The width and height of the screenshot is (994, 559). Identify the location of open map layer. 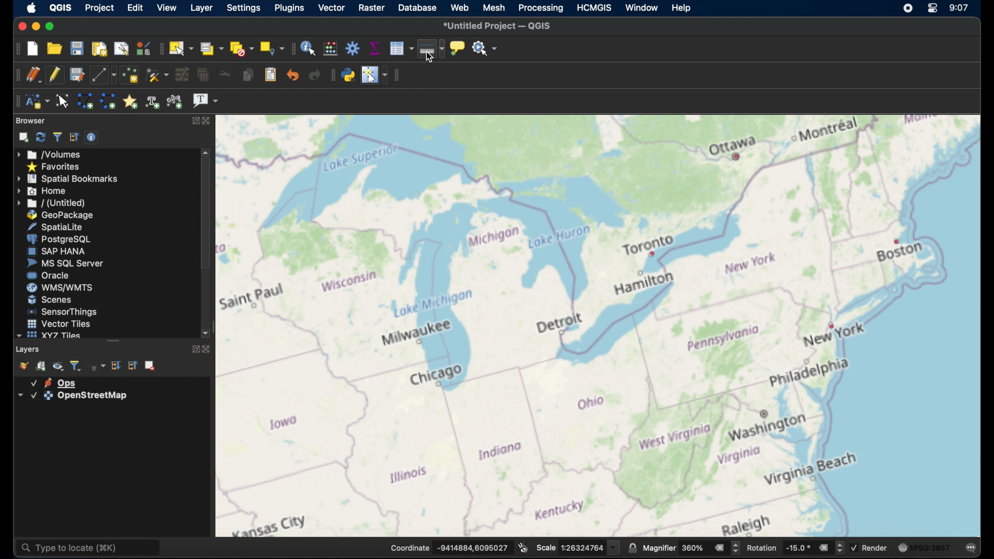
(21, 365).